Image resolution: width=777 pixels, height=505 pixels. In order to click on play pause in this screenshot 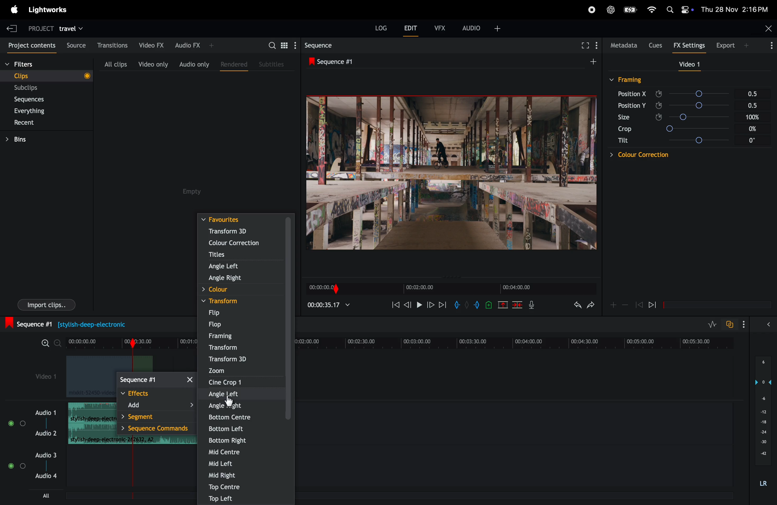, I will do `click(420, 306)`.